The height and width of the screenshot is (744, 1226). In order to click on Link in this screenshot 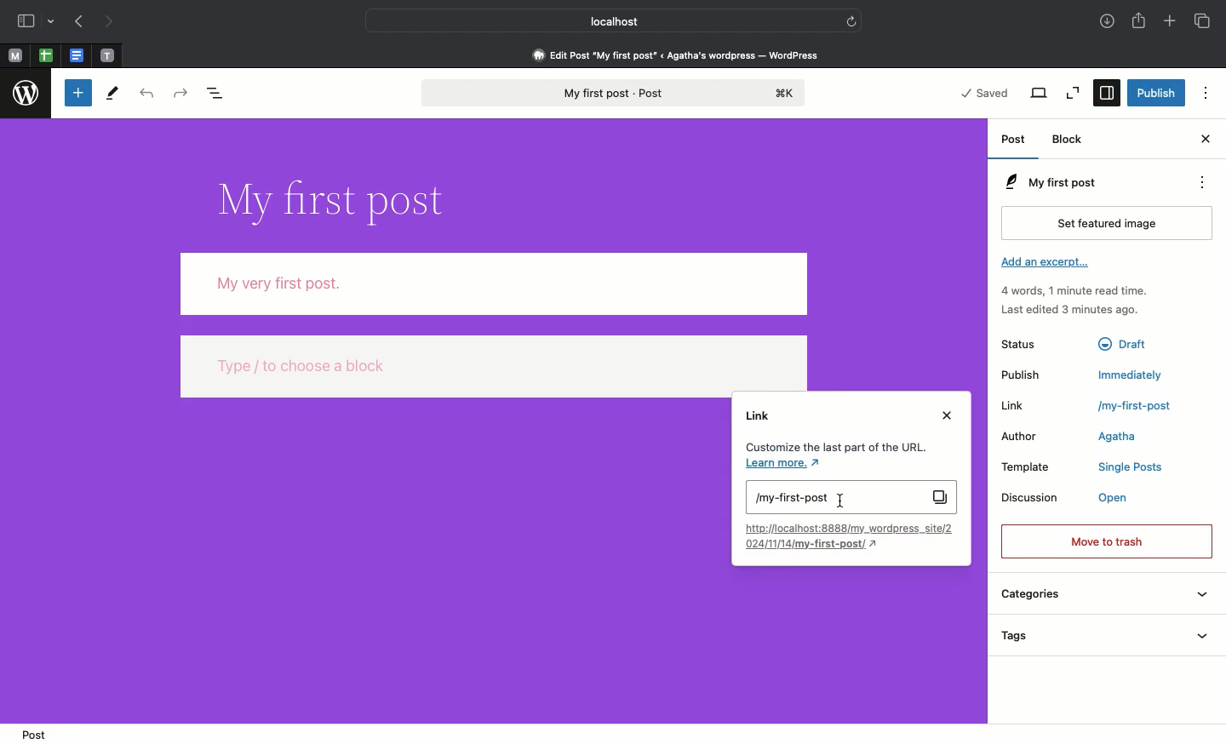, I will do `click(851, 537)`.